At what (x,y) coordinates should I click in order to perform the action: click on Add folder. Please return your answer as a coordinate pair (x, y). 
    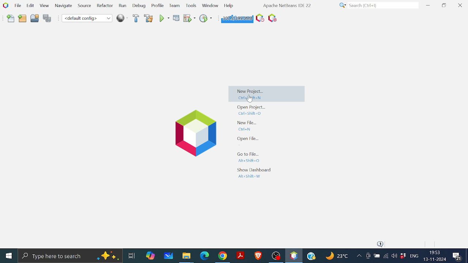
    Looking at the image, I should click on (23, 19).